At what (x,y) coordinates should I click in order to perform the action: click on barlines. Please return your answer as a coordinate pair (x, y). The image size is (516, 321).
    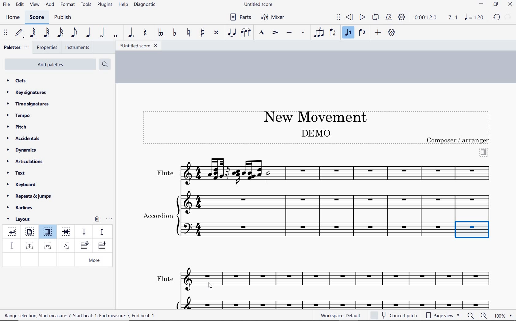
    Looking at the image, I should click on (22, 208).